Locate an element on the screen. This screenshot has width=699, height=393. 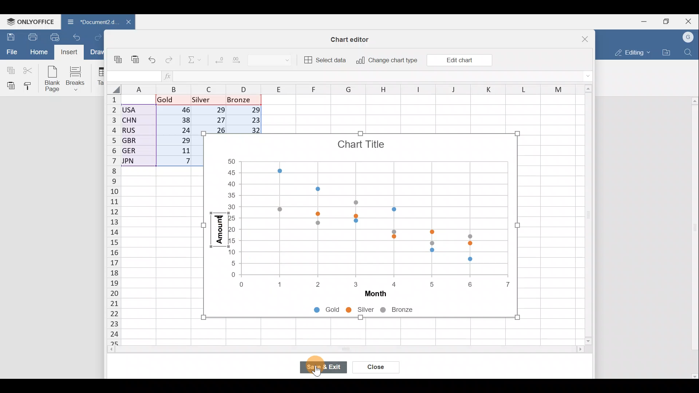
ONLYOFFICE Menu is located at coordinates (30, 21).